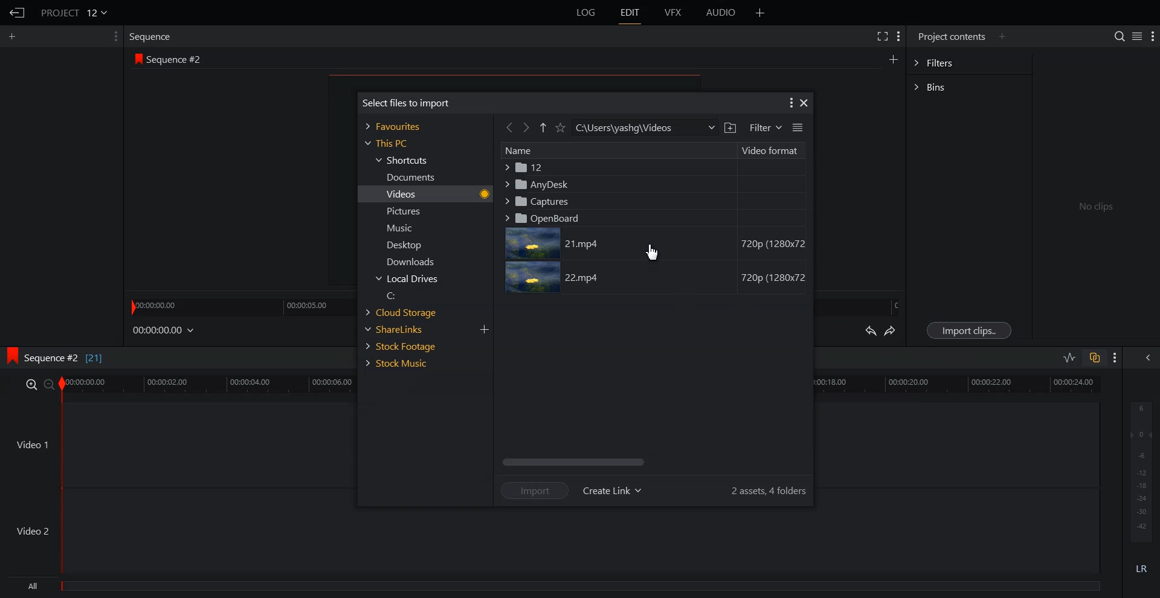 The width and height of the screenshot is (1160, 598). What do you see at coordinates (408, 211) in the screenshot?
I see `Pictures` at bounding box center [408, 211].